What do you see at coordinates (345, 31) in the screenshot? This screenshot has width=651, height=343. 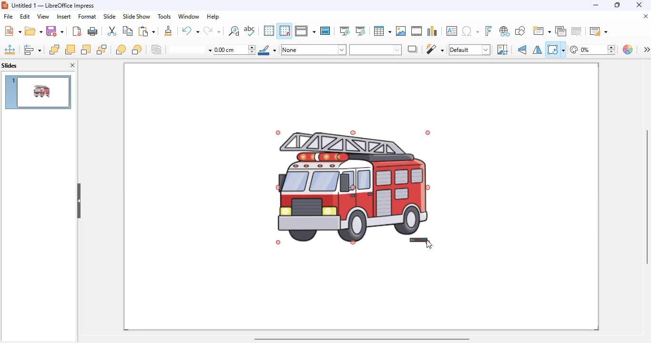 I see `start from first slide` at bounding box center [345, 31].